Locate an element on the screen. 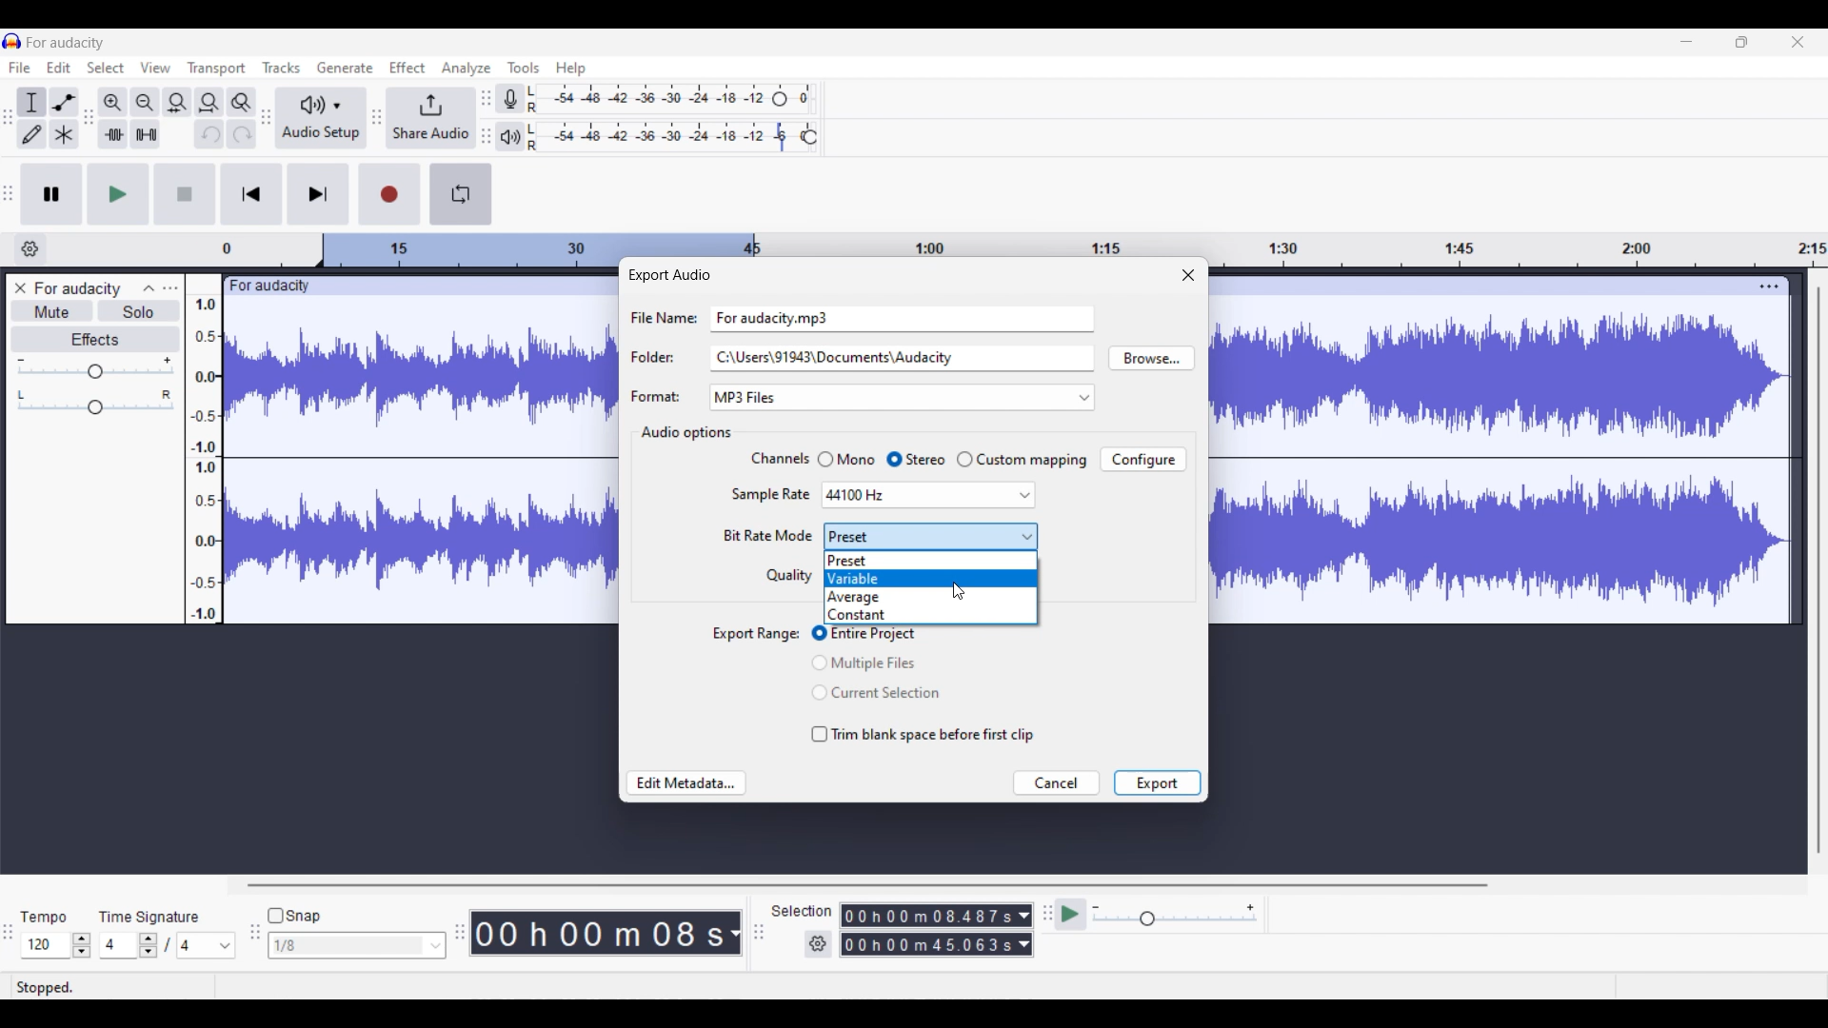 This screenshot has height=1028, width=1828. Horizontal slide bar is located at coordinates (866, 885).